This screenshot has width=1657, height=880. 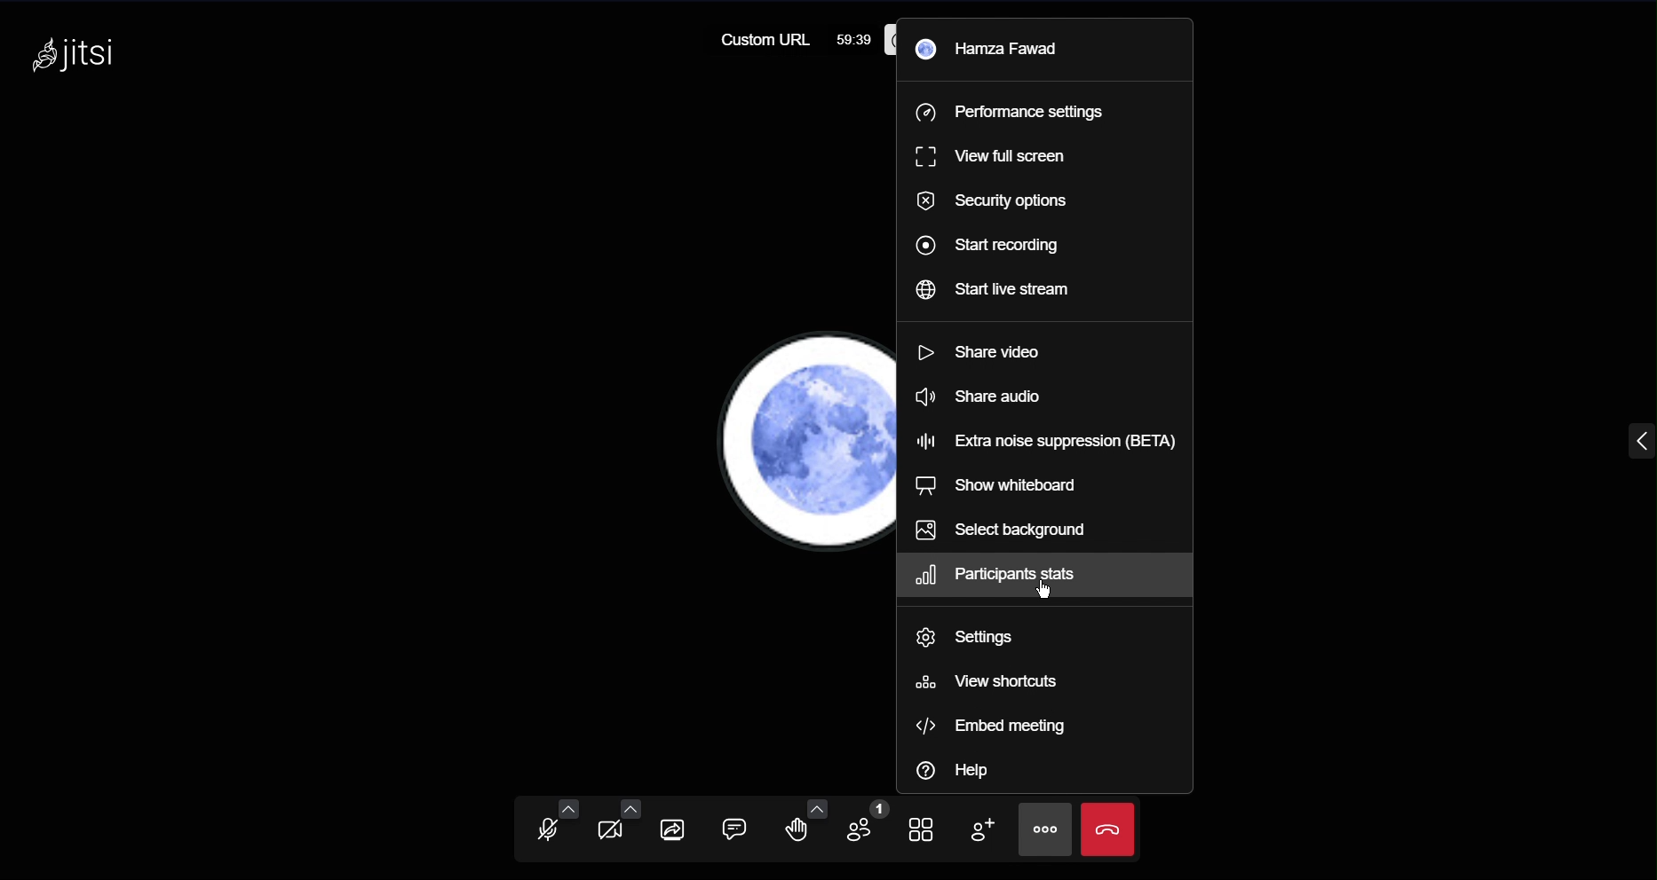 I want to click on Start live stream, so click(x=992, y=290).